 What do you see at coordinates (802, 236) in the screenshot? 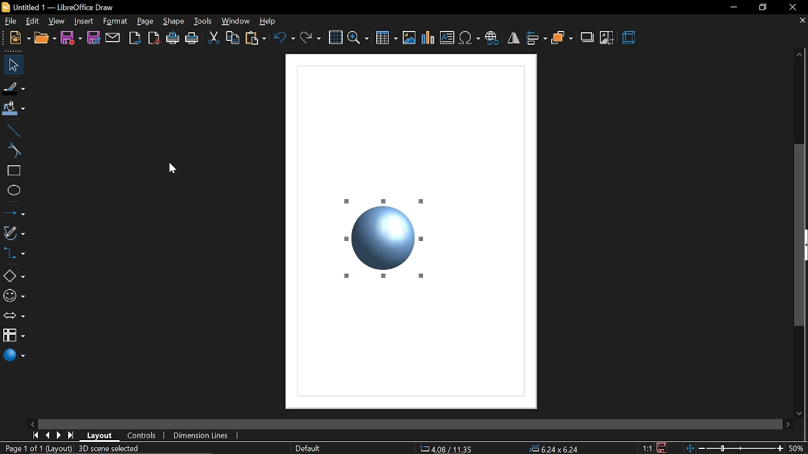
I see `Vertical scrollbar` at bounding box center [802, 236].